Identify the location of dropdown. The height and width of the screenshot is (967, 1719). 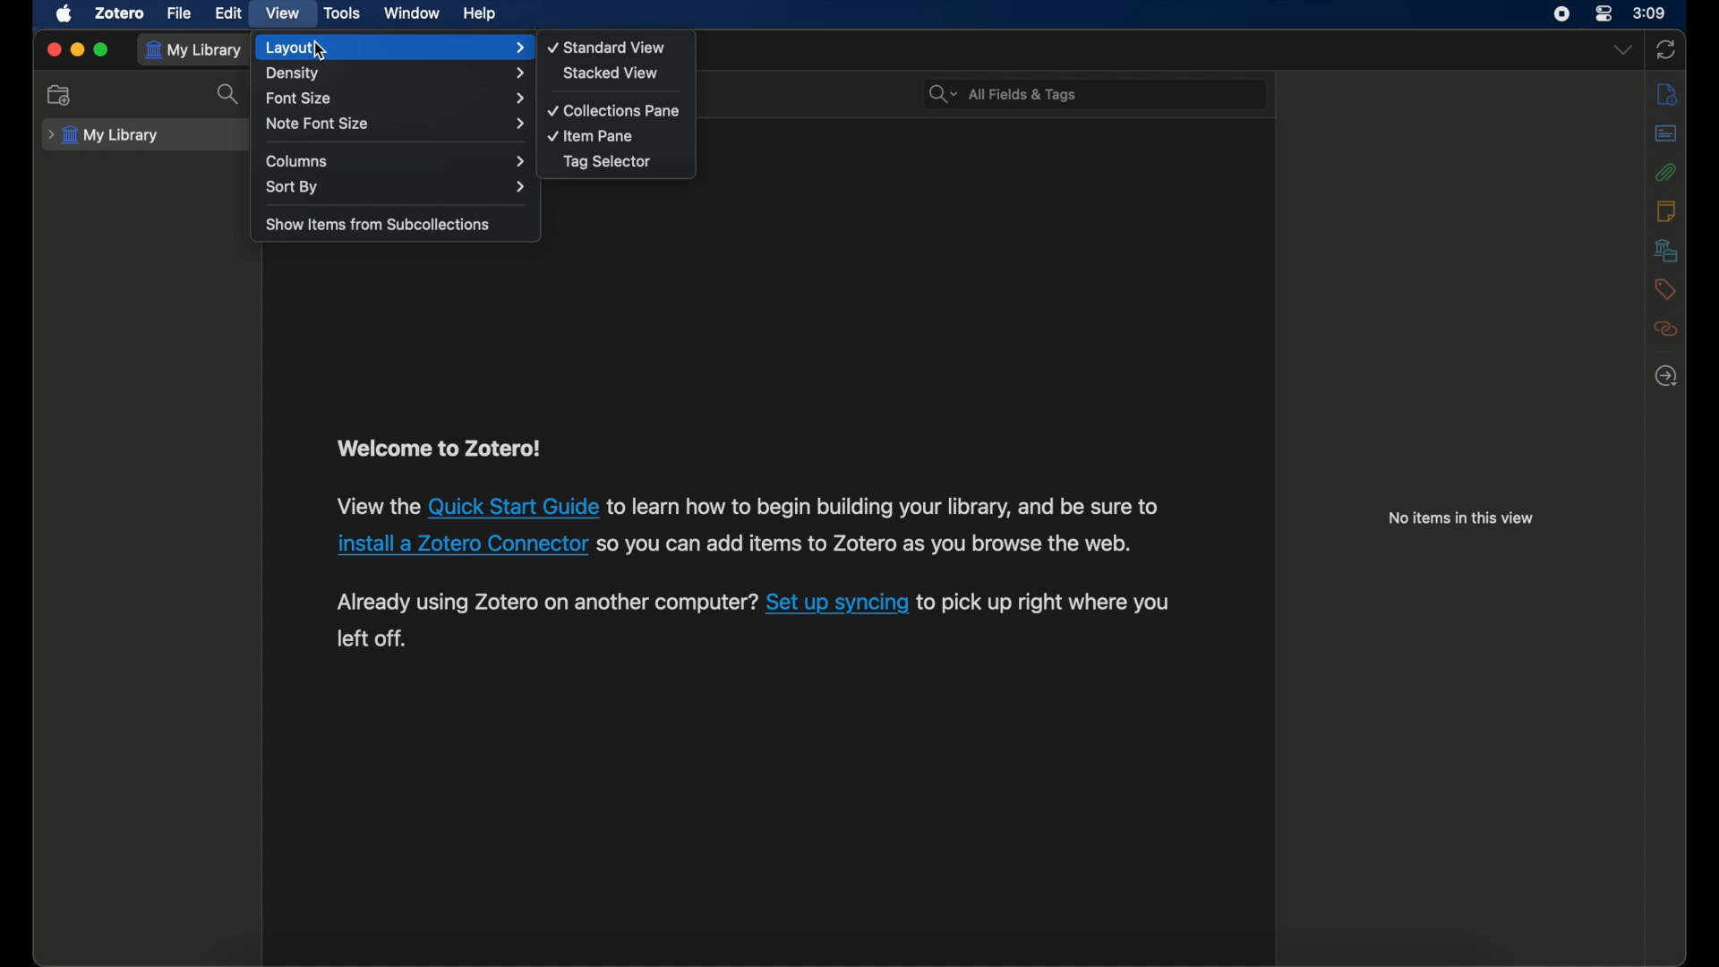
(1622, 49).